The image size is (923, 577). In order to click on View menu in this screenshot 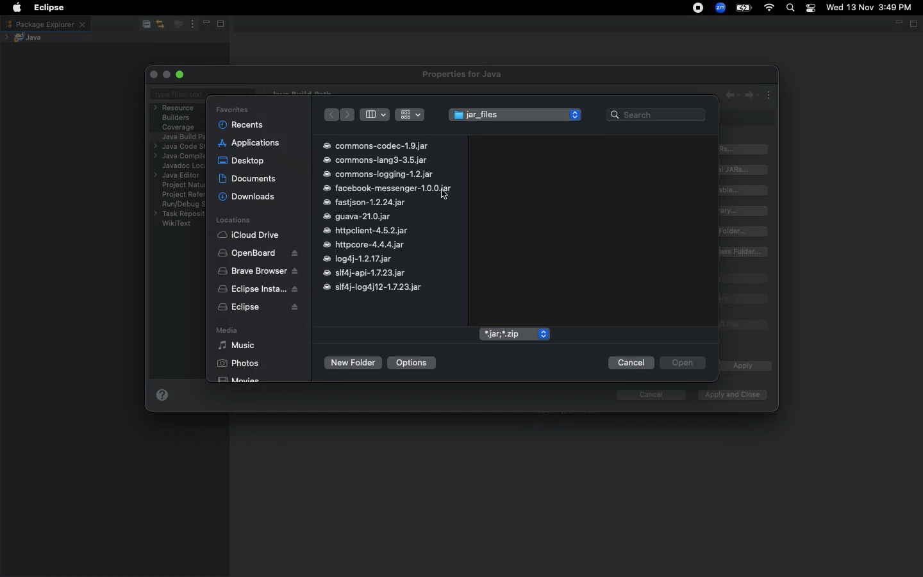, I will do `click(191, 24)`.